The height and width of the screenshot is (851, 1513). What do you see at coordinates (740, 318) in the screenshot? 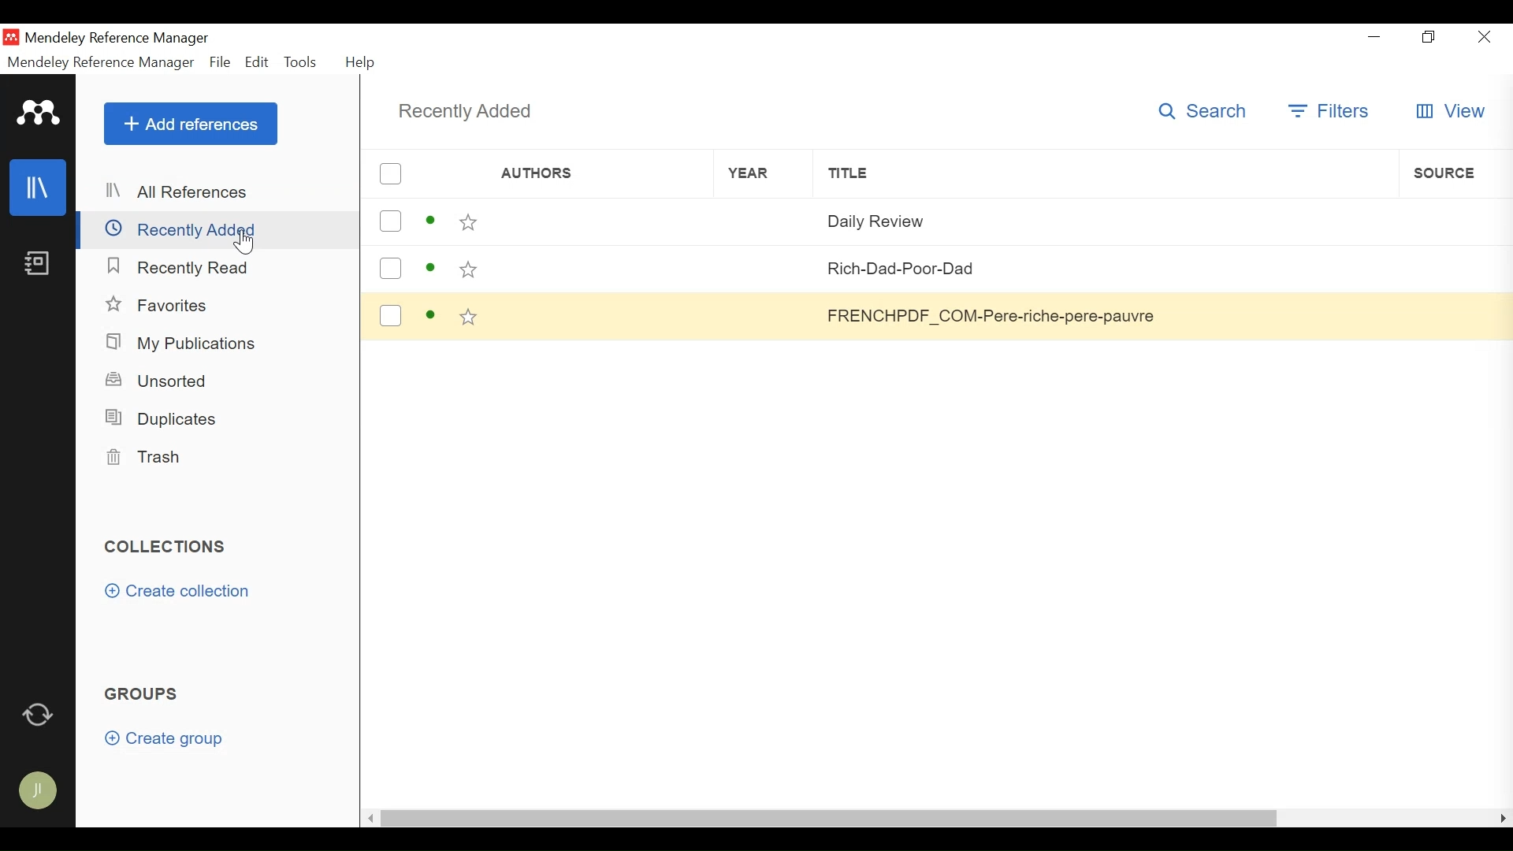
I see `Year` at bounding box center [740, 318].